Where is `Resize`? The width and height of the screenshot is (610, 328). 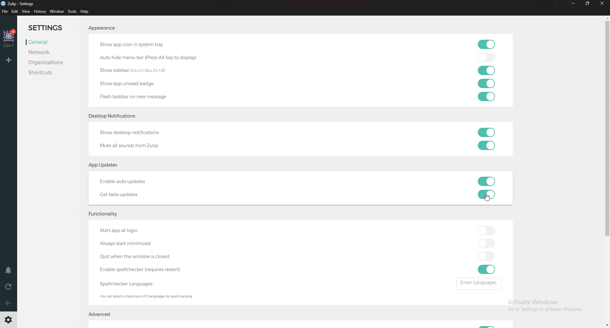 Resize is located at coordinates (588, 4).